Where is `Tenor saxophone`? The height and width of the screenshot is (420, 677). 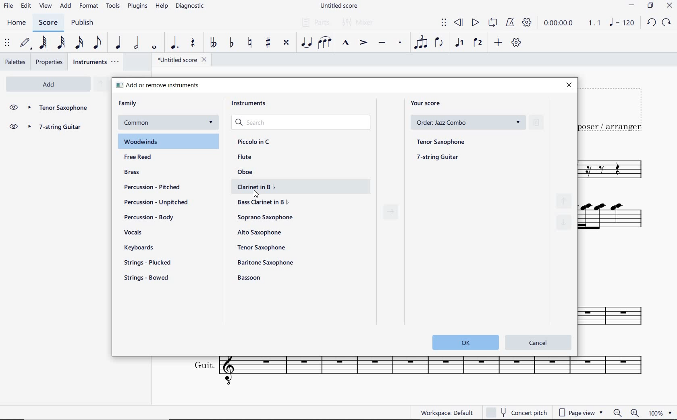 Tenor saxophone is located at coordinates (58, 108).